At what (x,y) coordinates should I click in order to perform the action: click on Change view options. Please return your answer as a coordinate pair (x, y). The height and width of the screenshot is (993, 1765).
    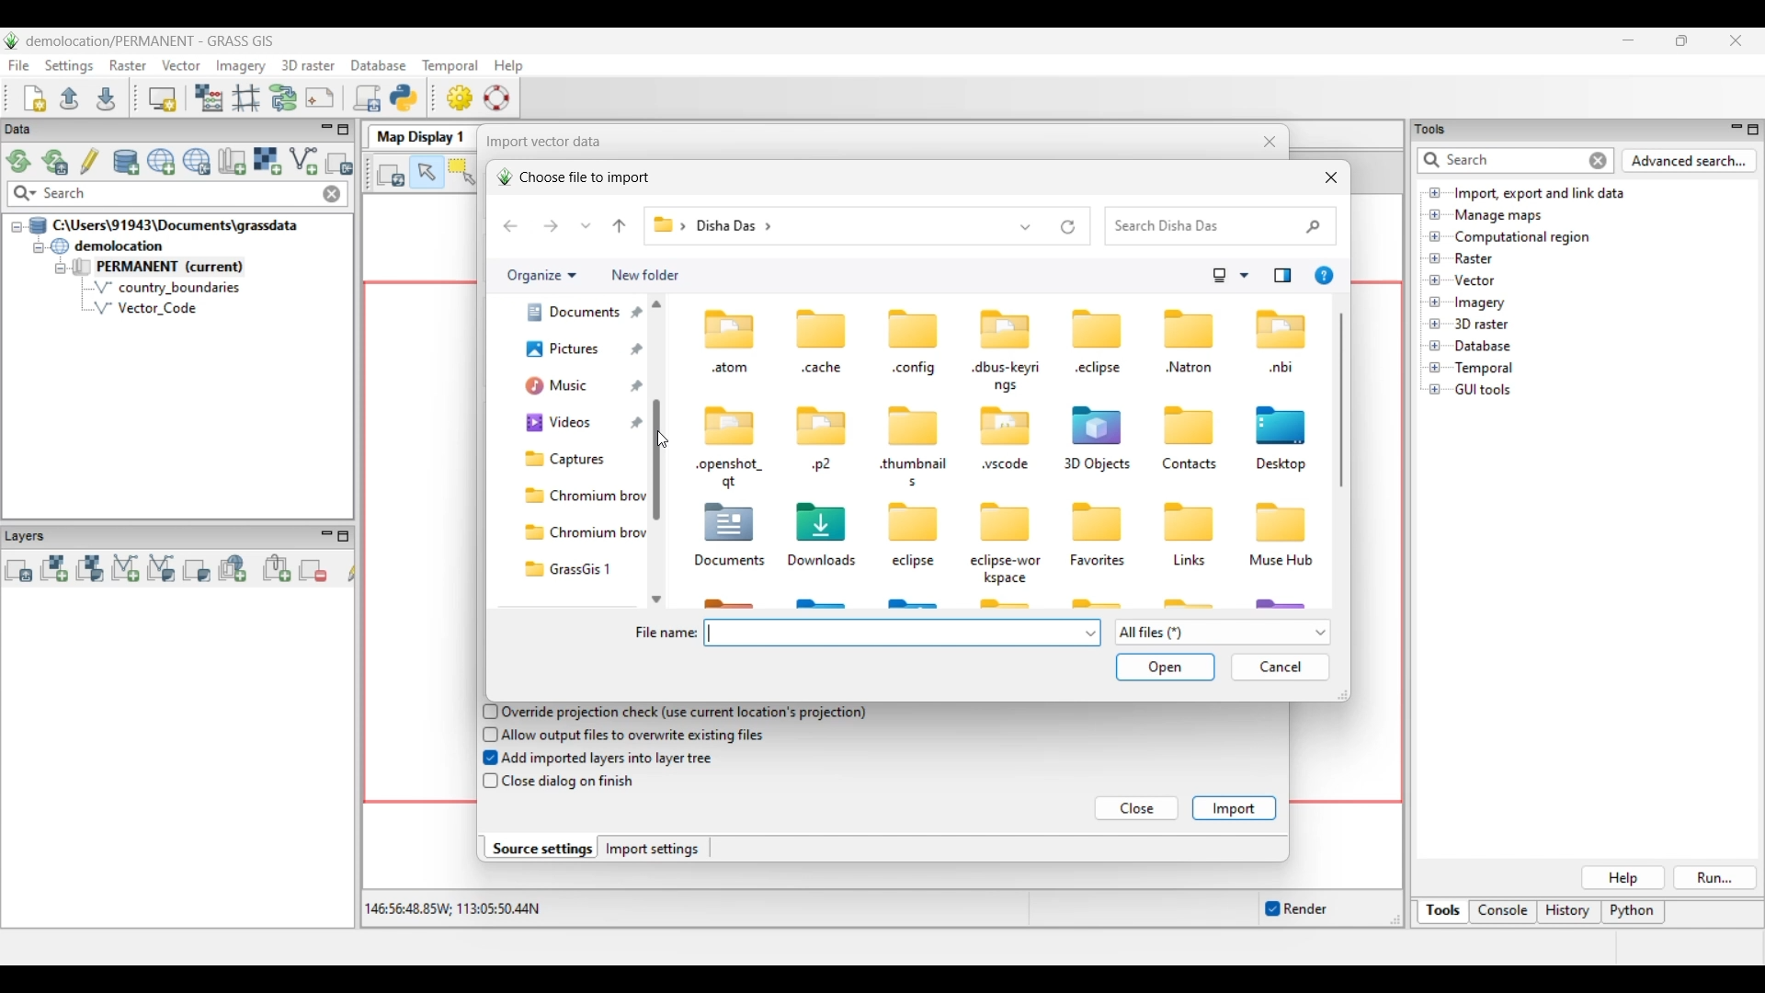
    Looking at the image, I should click on (1244, 276).